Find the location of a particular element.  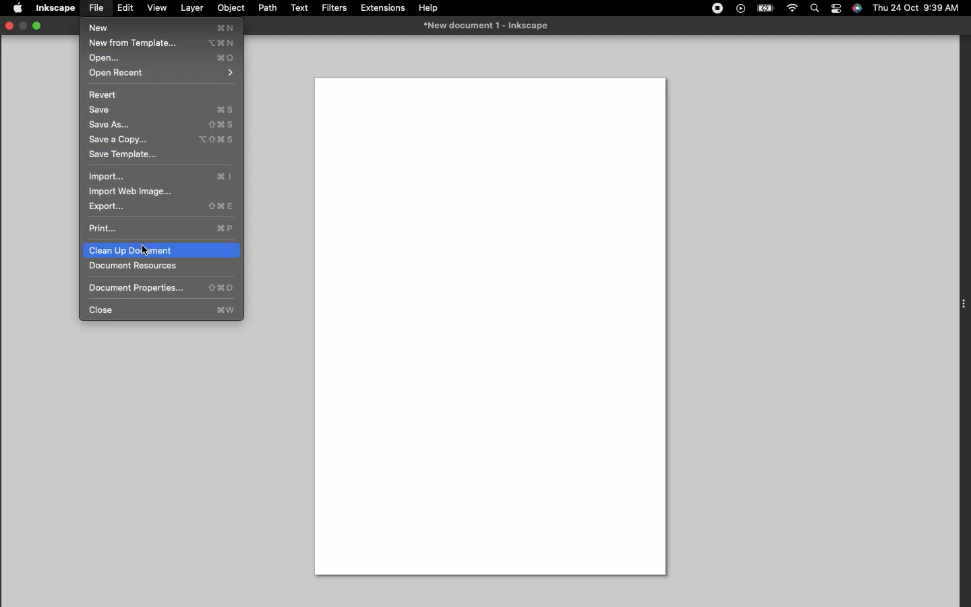

Clear up document is located at coordinates (162, 251).